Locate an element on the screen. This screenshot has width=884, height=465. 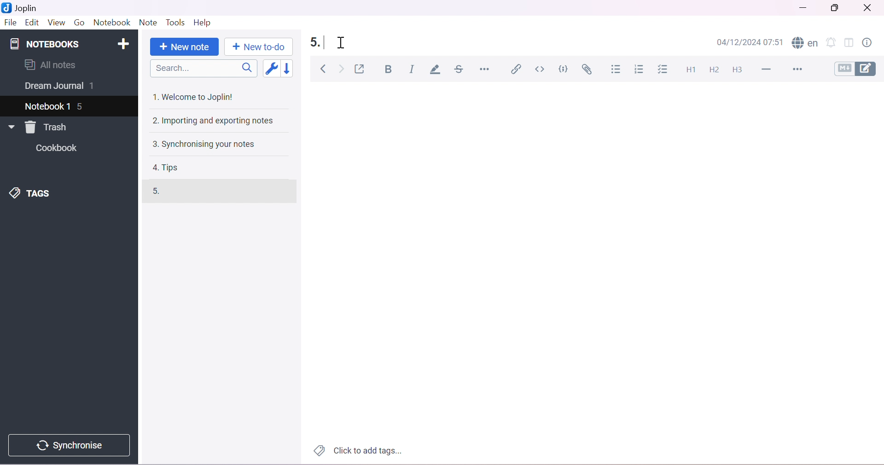
Tools is located at coordinates (176, 23).